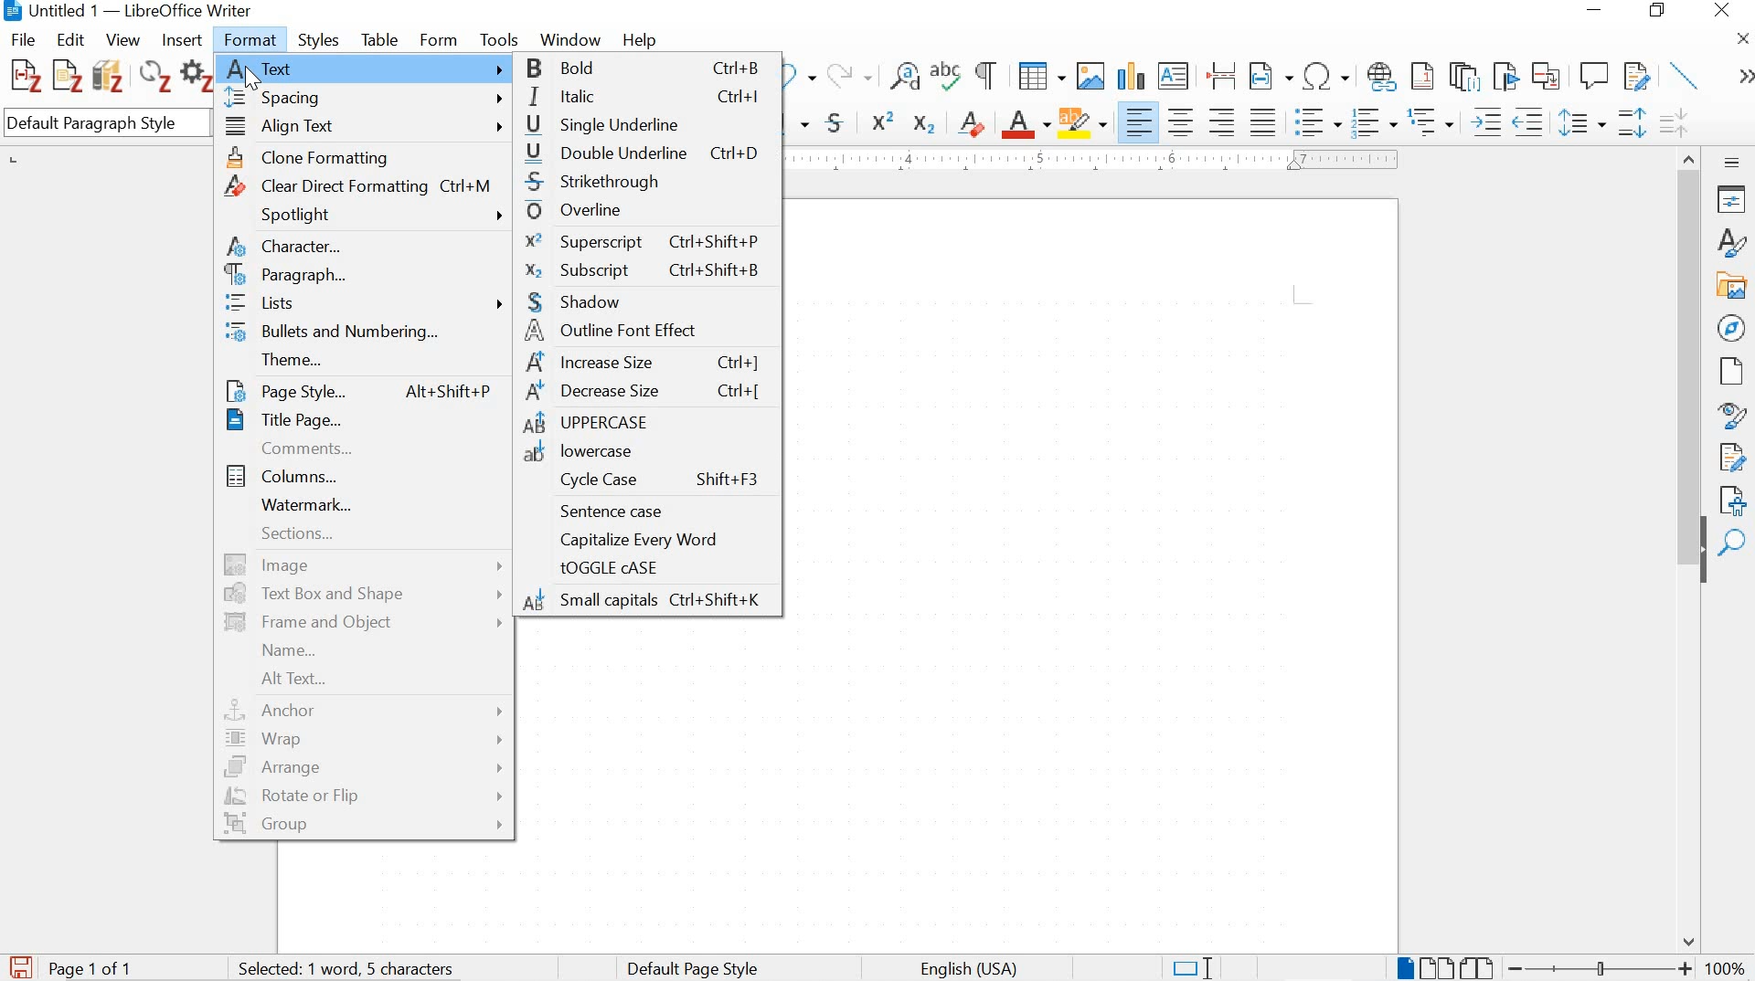 This screenshot has height=981, width=1755. I want to click on increase size          Ctrl+], so click(645, 363).